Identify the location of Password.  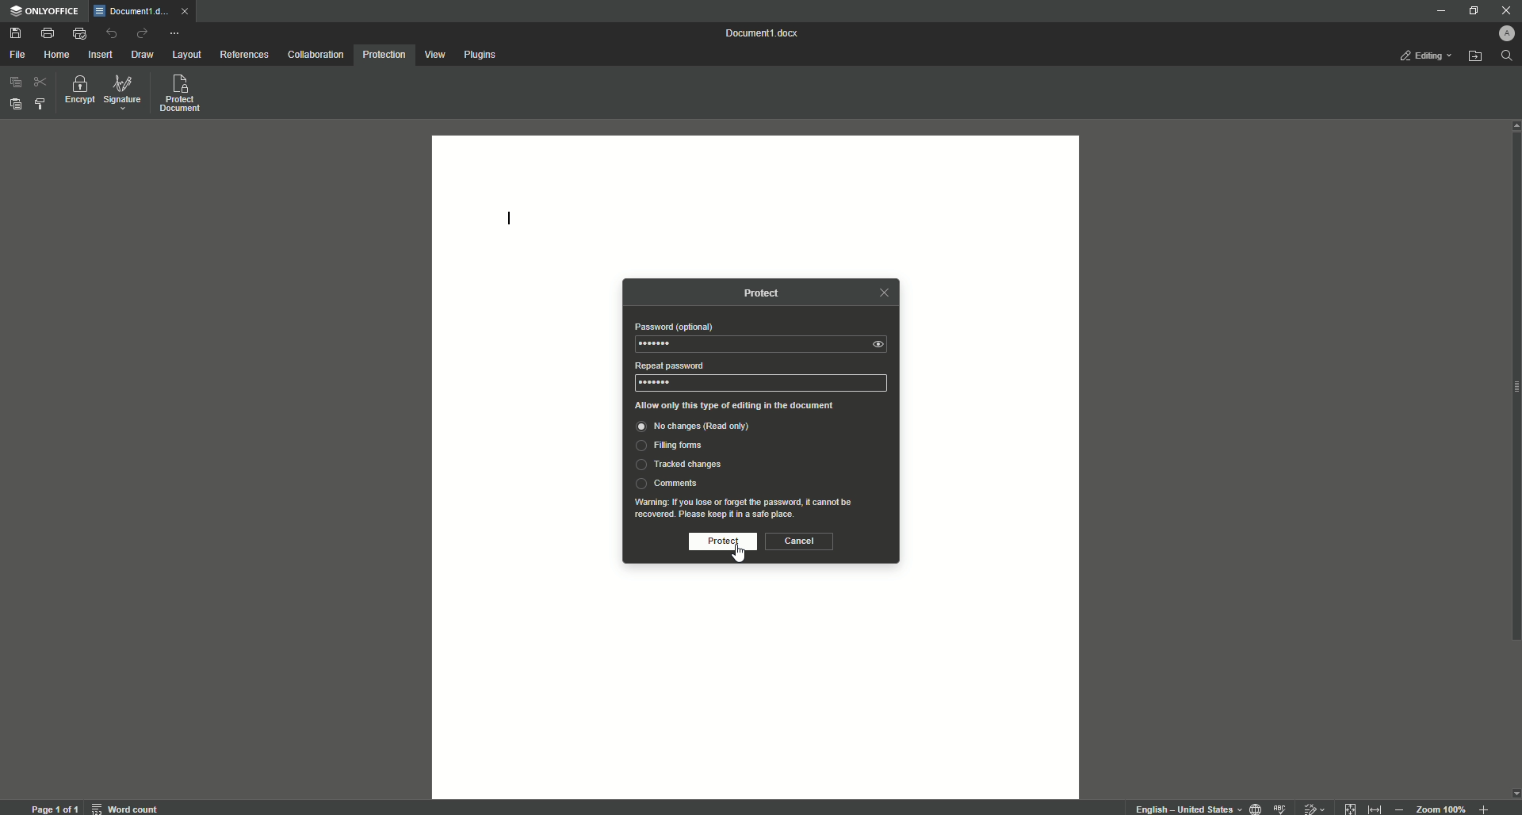
(673, 327).